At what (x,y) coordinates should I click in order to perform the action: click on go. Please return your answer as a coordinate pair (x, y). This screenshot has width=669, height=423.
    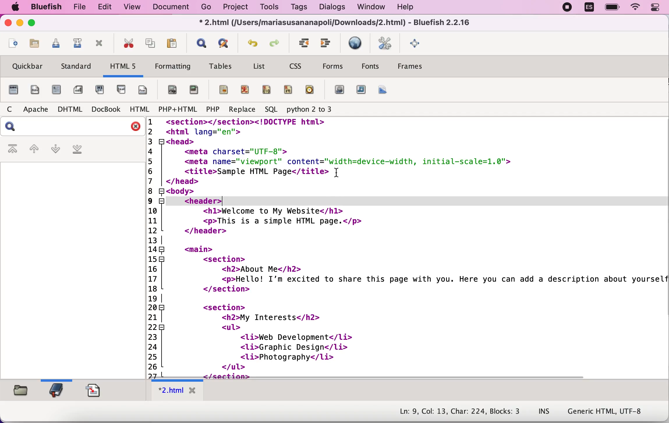
    Looking at the image, I should click on (207, 8).